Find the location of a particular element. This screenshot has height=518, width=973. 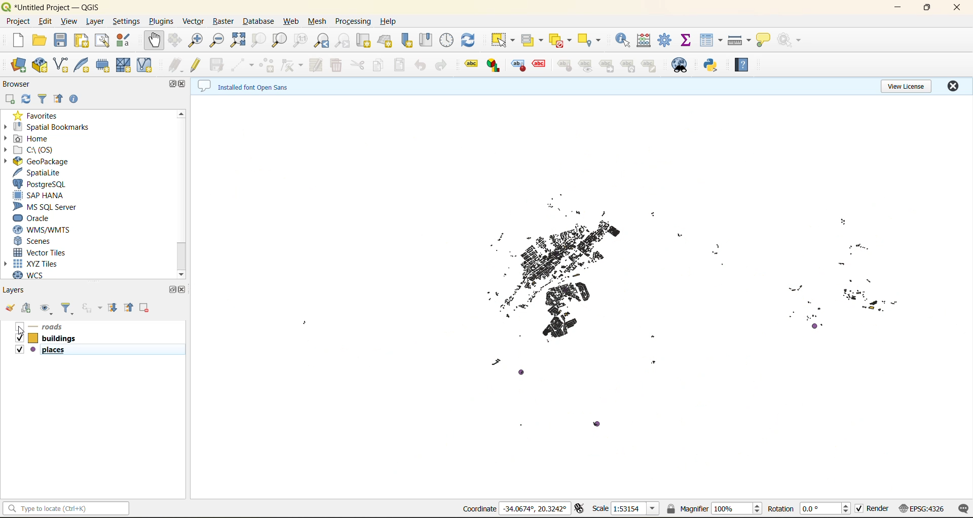

select is located at coordinates (505, 42).